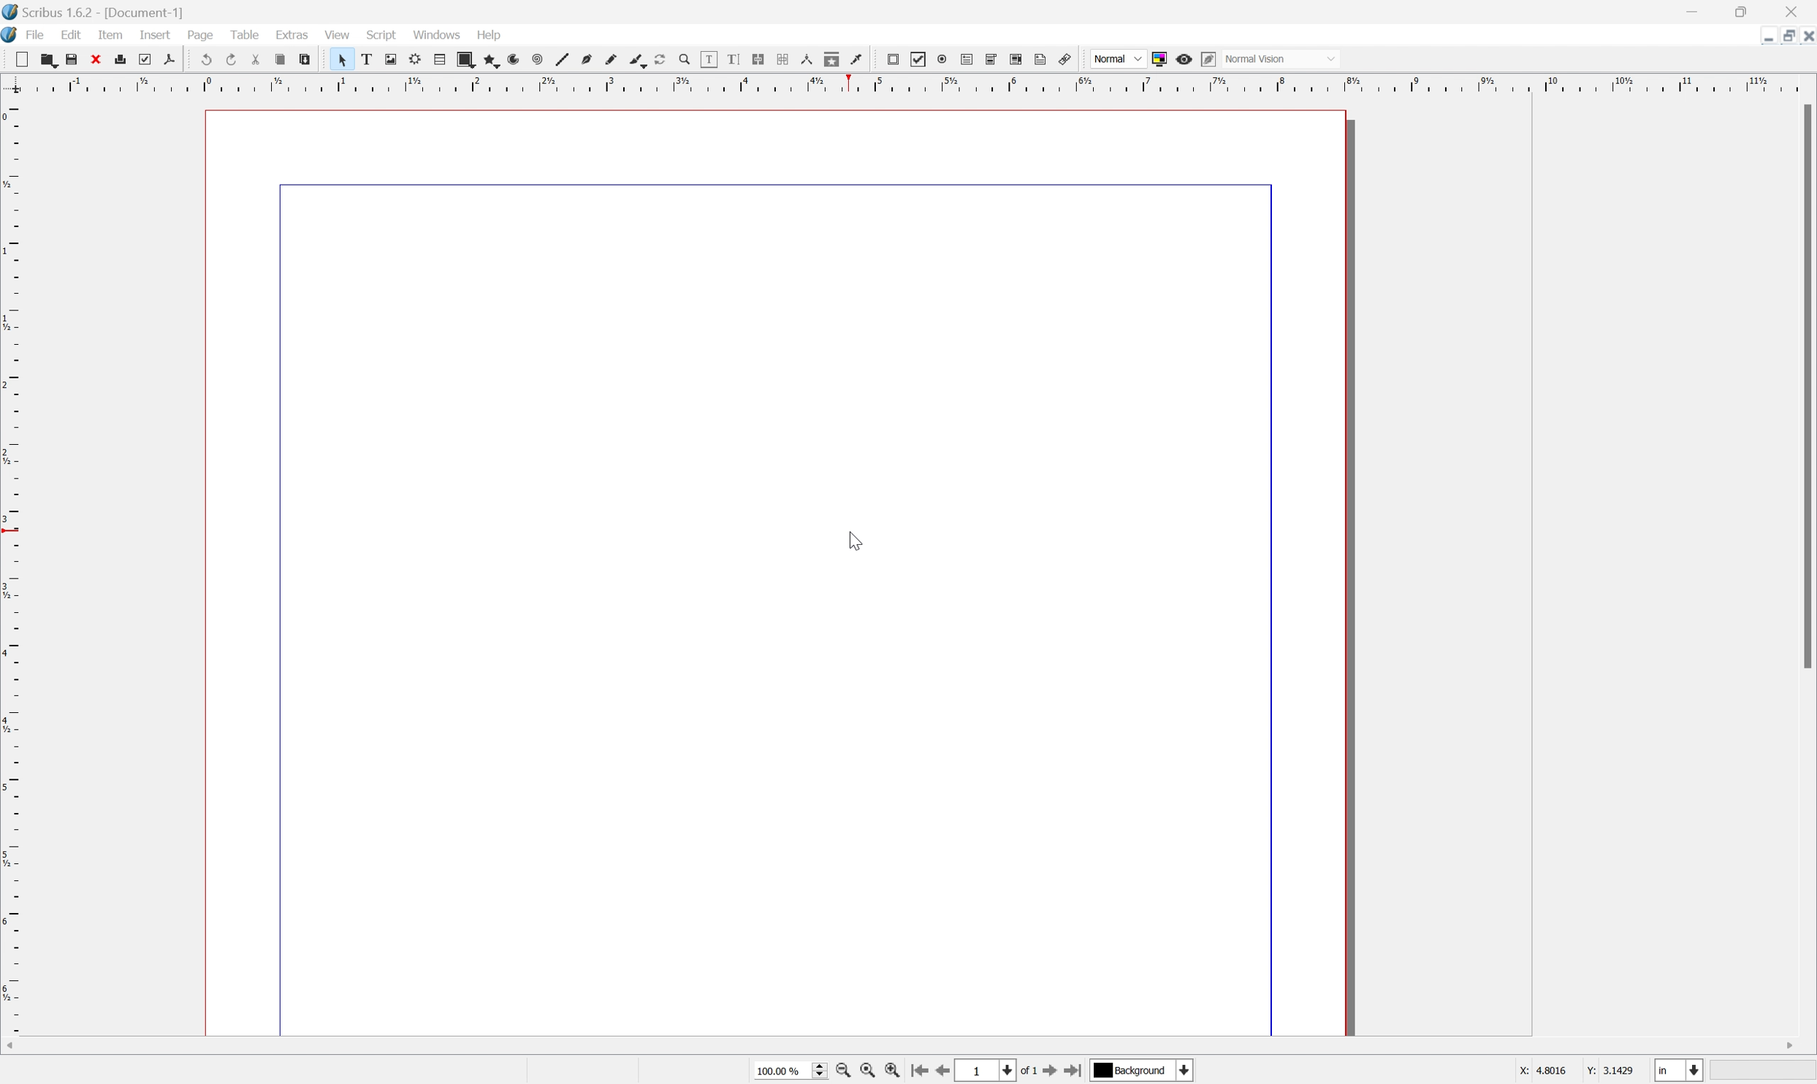  I want to click on toggle color management system, so click(1159, 59).